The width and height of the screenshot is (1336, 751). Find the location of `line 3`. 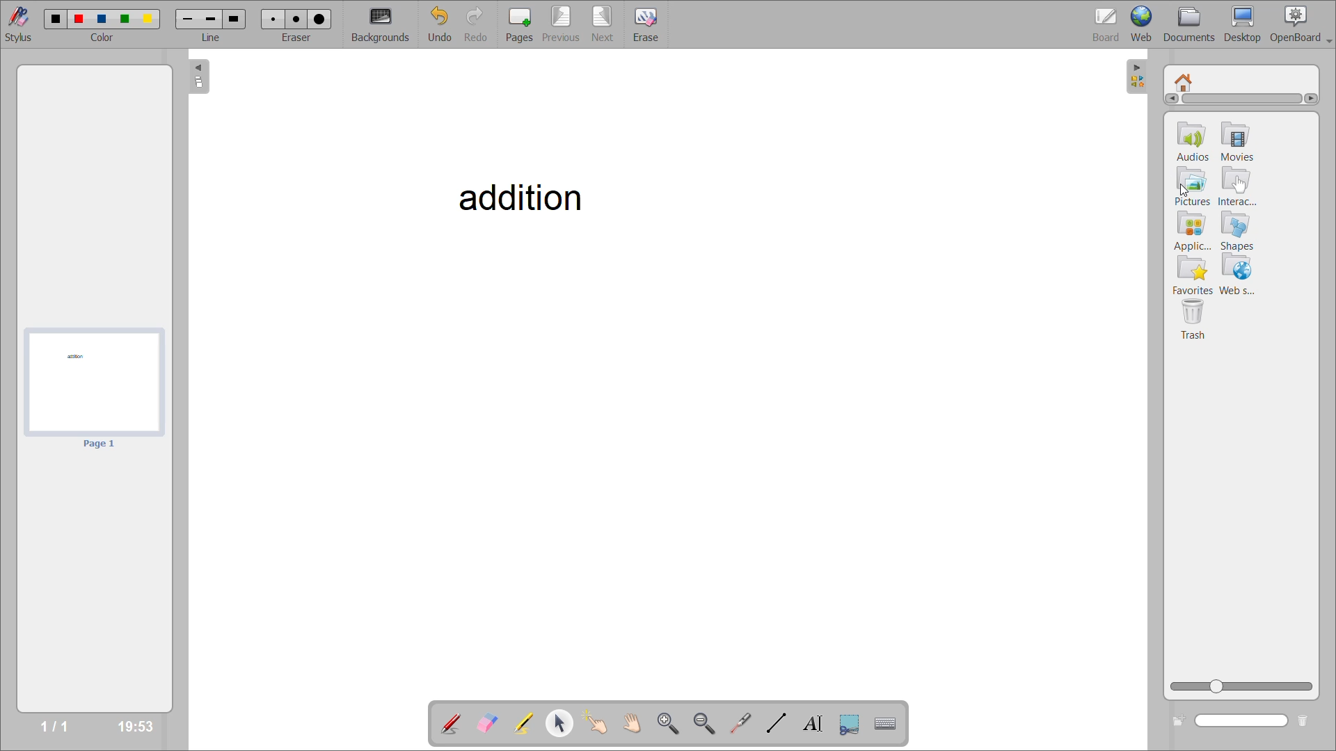

line 3 is located at coordinates (233, 18).